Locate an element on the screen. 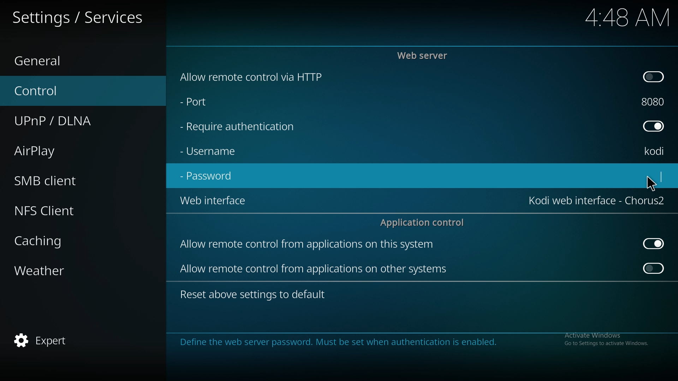 The height and width of the screenshot is (381, 678). web interface is located at coordinates (213, 202).